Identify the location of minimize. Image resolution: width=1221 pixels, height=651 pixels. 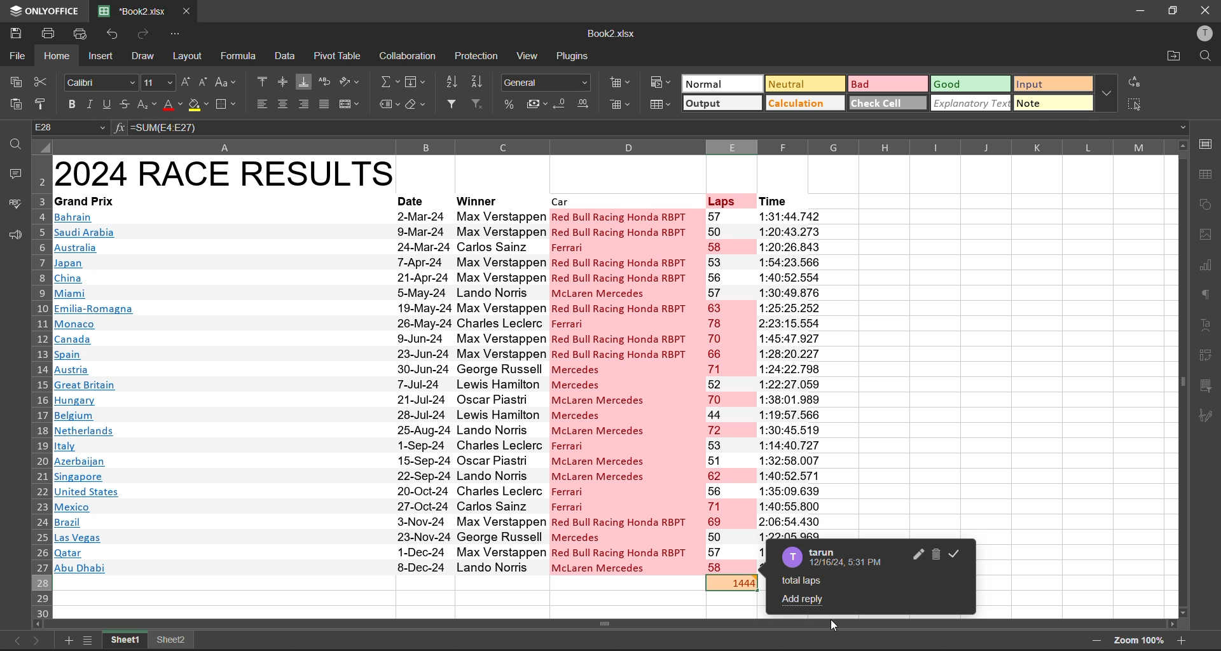
(1138, 11).